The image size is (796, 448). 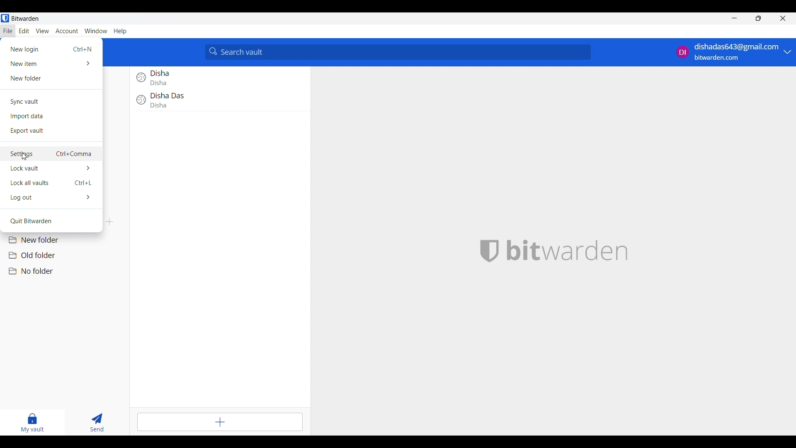 What do you see at coordinates (42, 31) in the screenshot?
I see `View menu` at bounding box center [42, 31].